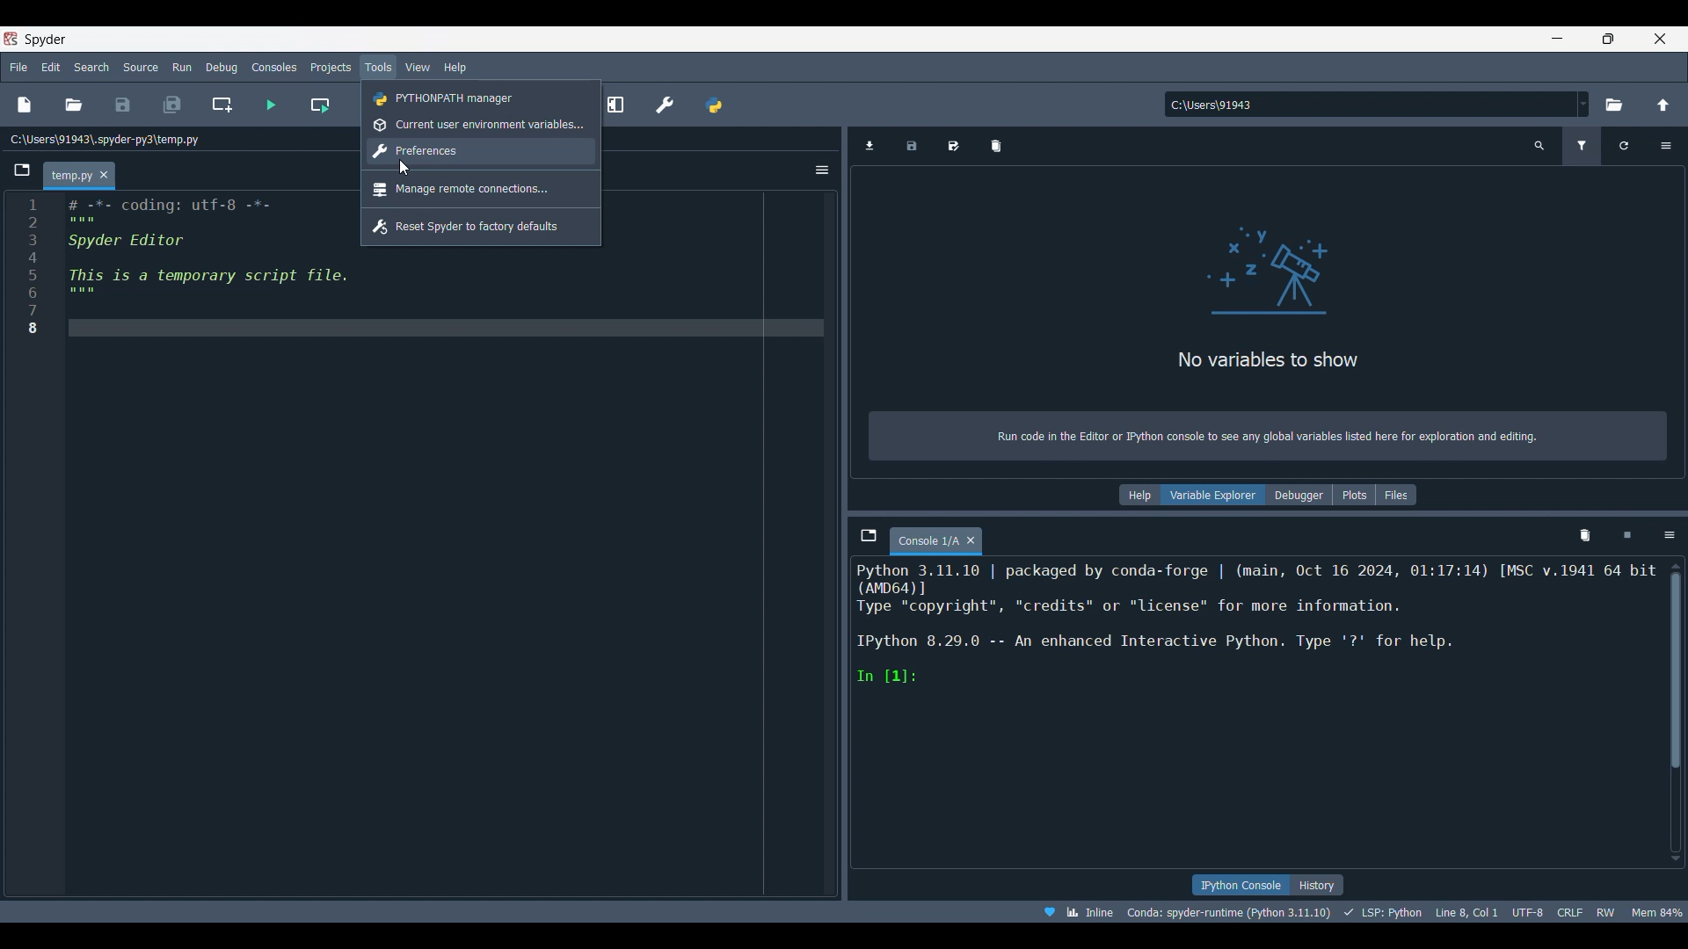 This screenshot has width=1688, height=949. Describe the element at coordinates (664, 104) in the screenshot. I see `Preferences` at that location.